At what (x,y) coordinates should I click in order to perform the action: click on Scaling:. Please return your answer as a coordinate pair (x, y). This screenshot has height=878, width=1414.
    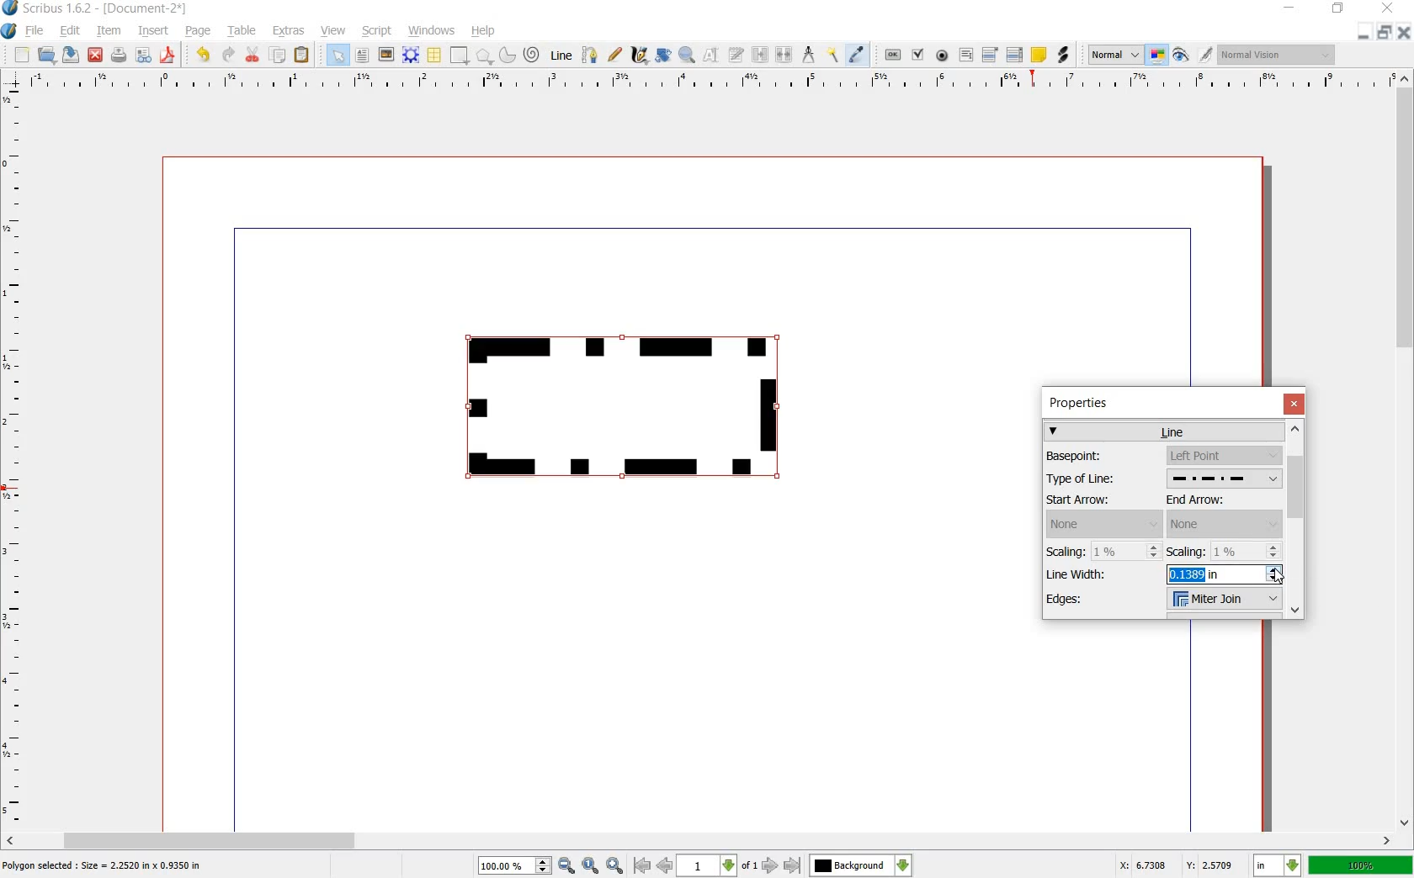
    Looking at the image, I should click on (1067, 551).